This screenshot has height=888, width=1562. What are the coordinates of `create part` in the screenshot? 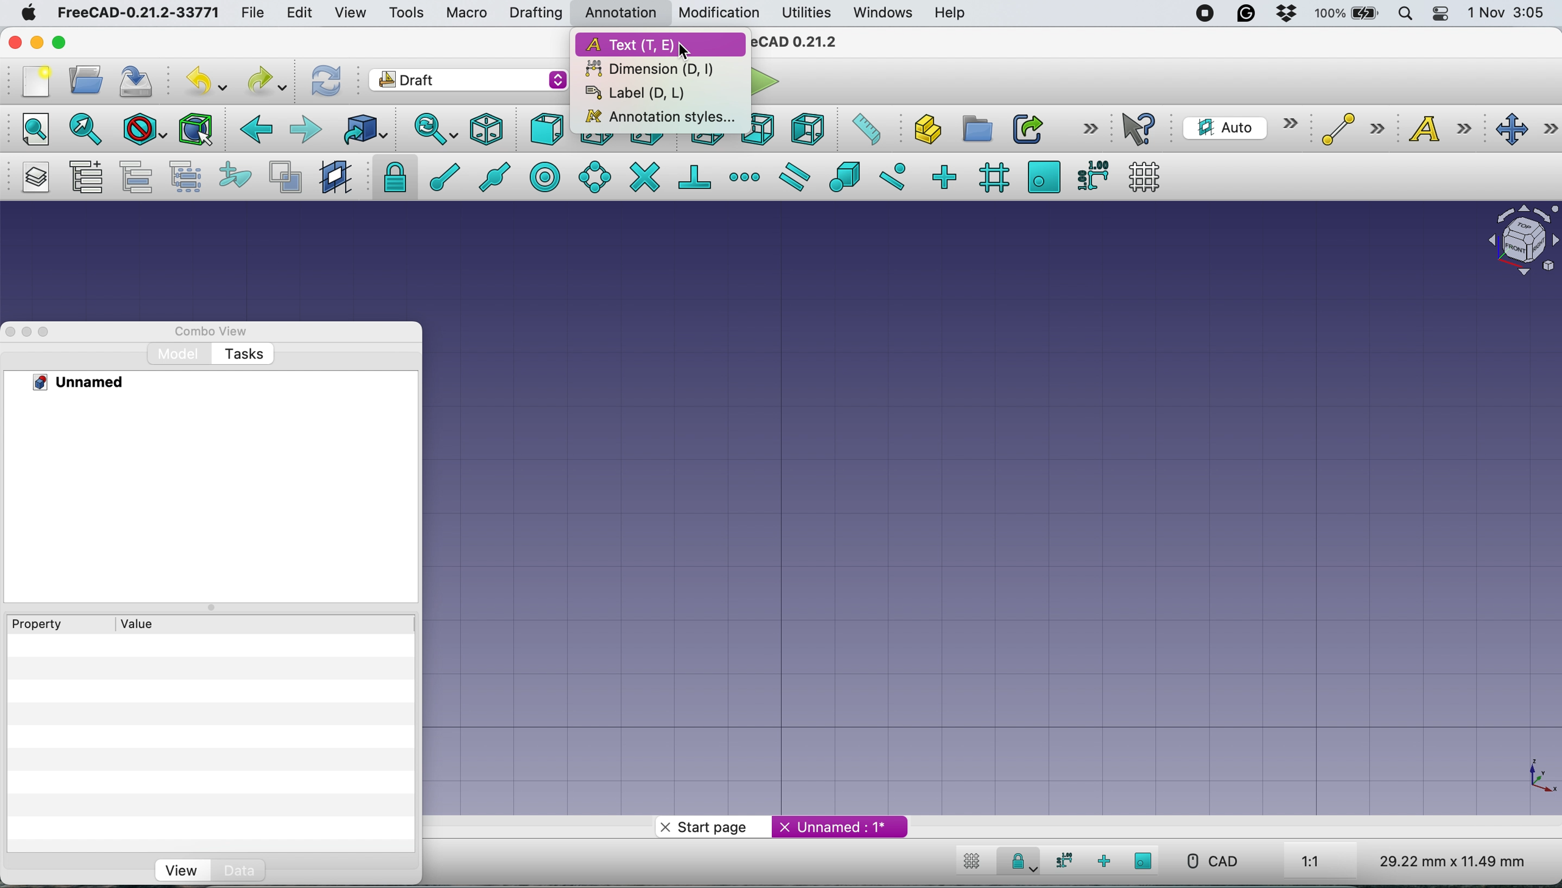 It's located at (972, 129).